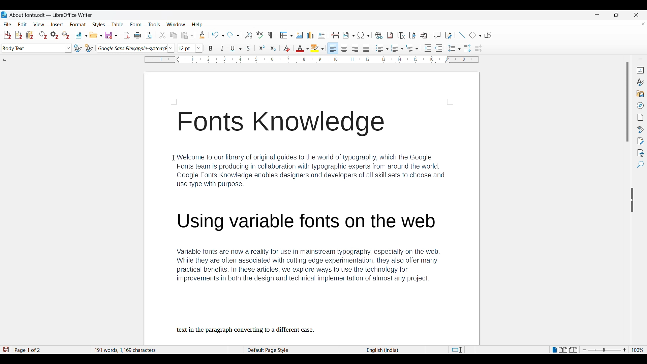  What do you see at coordinates (382, 48) in the screenshot?
I see `Unordered list` at bounding box center [382, 48].